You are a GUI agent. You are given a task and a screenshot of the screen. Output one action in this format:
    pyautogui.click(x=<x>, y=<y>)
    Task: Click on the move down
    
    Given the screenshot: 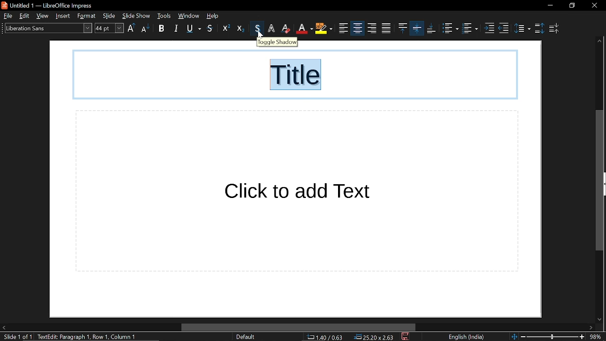 What is the action you would take?
    pyautogui.click(x=597, y=318)
    